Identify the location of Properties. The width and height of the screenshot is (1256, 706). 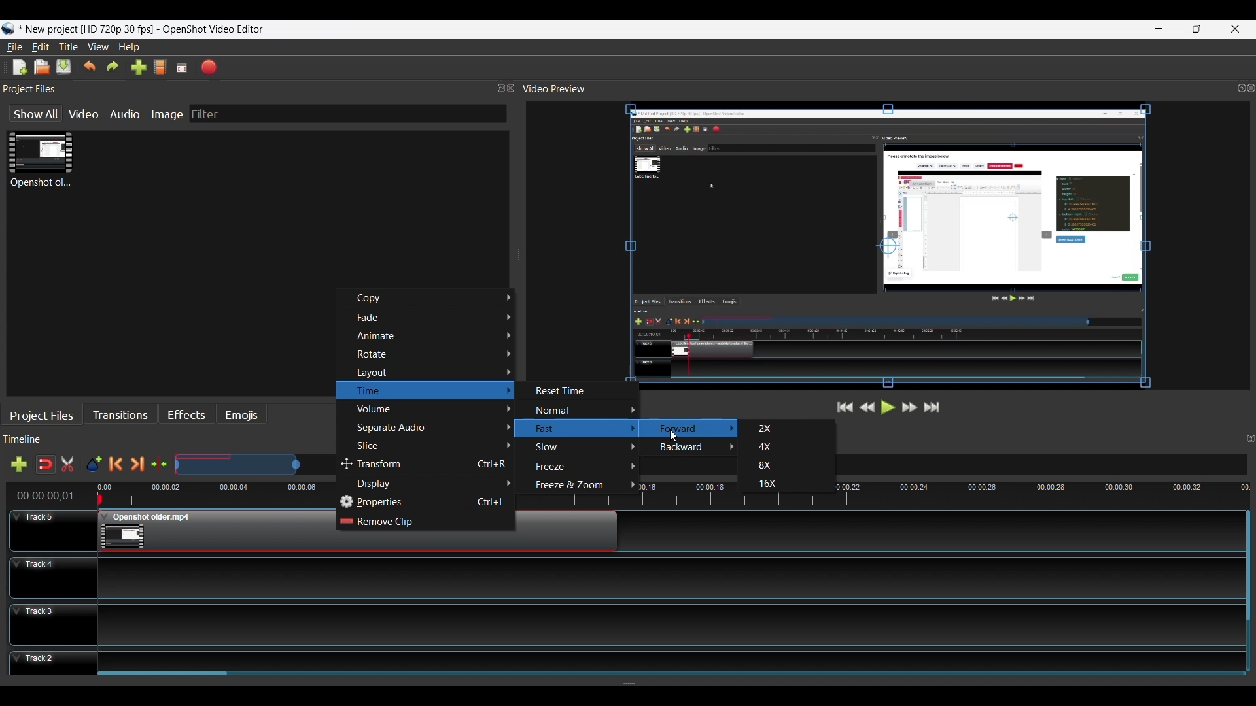
(426, 503).